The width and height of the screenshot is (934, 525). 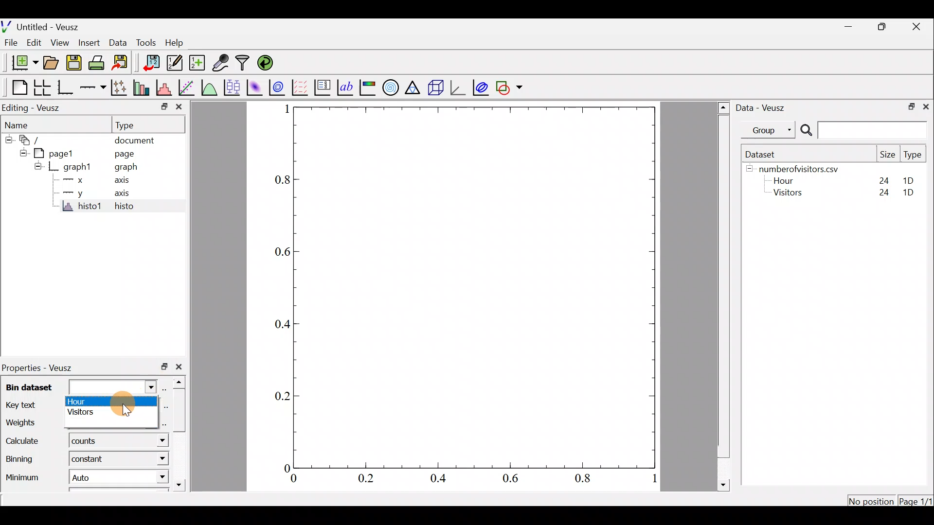 What do you see at coordinates (915, 500) in the screenshot?
I see `Page1/1` at bounding box center [915, 500].